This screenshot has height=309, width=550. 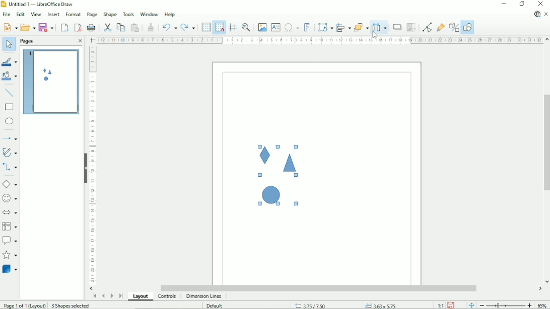 I want to click on Clone formatting, so click(x=151, y=27).